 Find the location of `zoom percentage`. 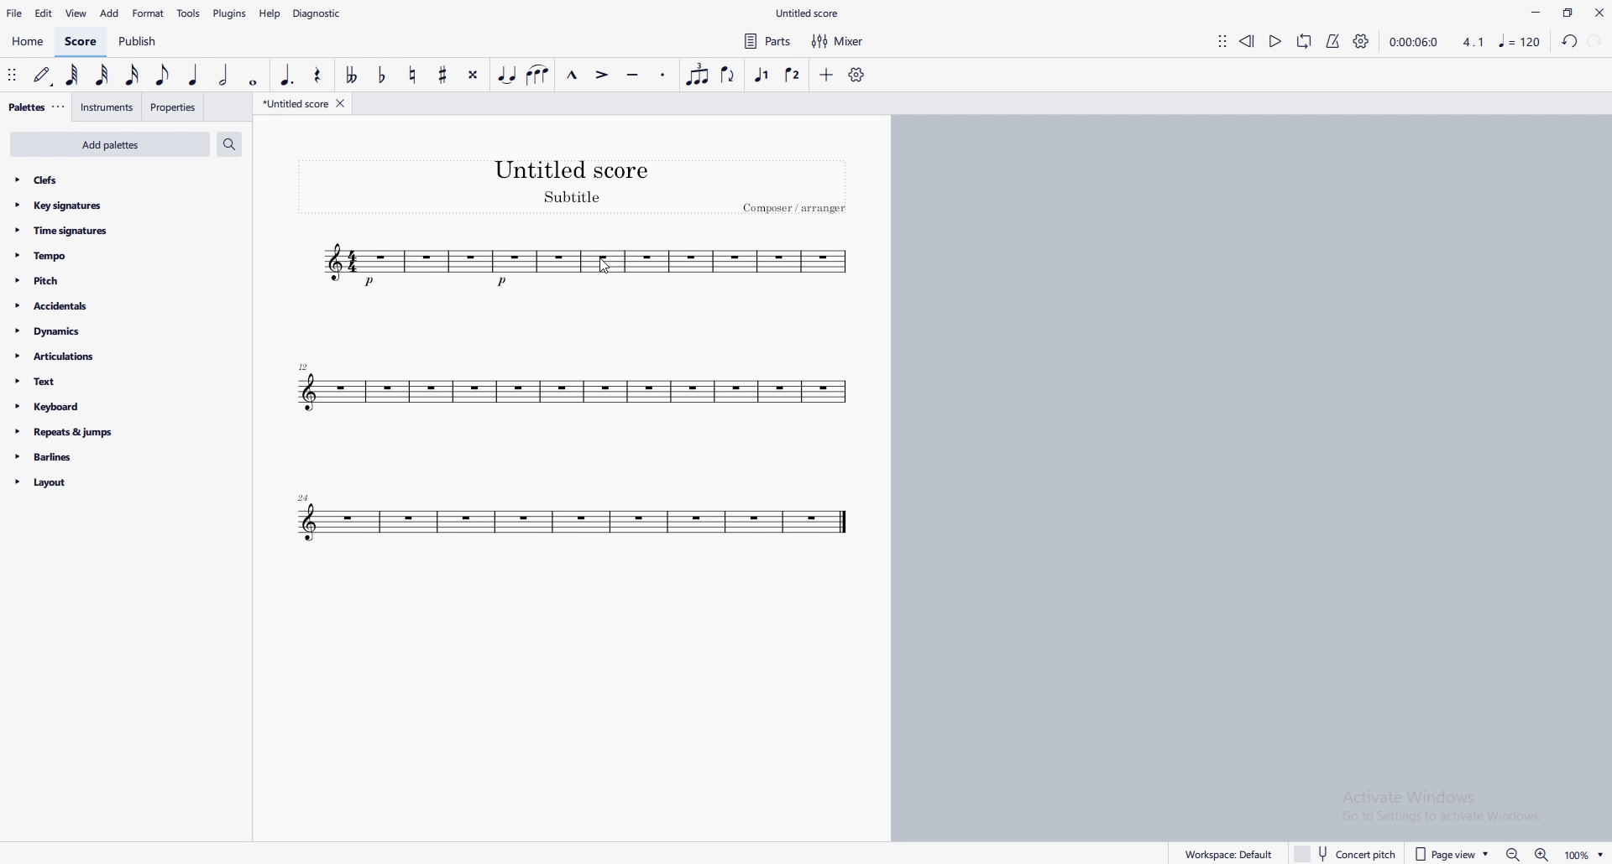

zoom percentage is located at coordinates (1585, 854).